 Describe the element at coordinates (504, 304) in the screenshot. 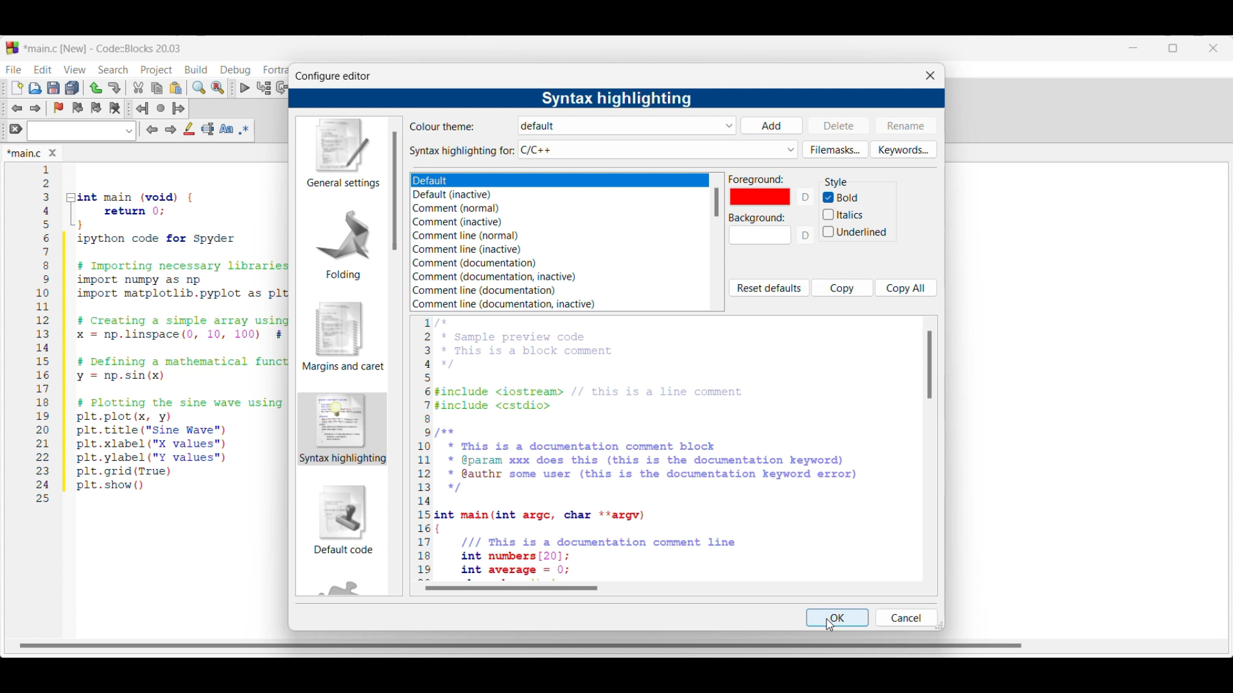

I see `Comment line (documentation, inactive` at that location.